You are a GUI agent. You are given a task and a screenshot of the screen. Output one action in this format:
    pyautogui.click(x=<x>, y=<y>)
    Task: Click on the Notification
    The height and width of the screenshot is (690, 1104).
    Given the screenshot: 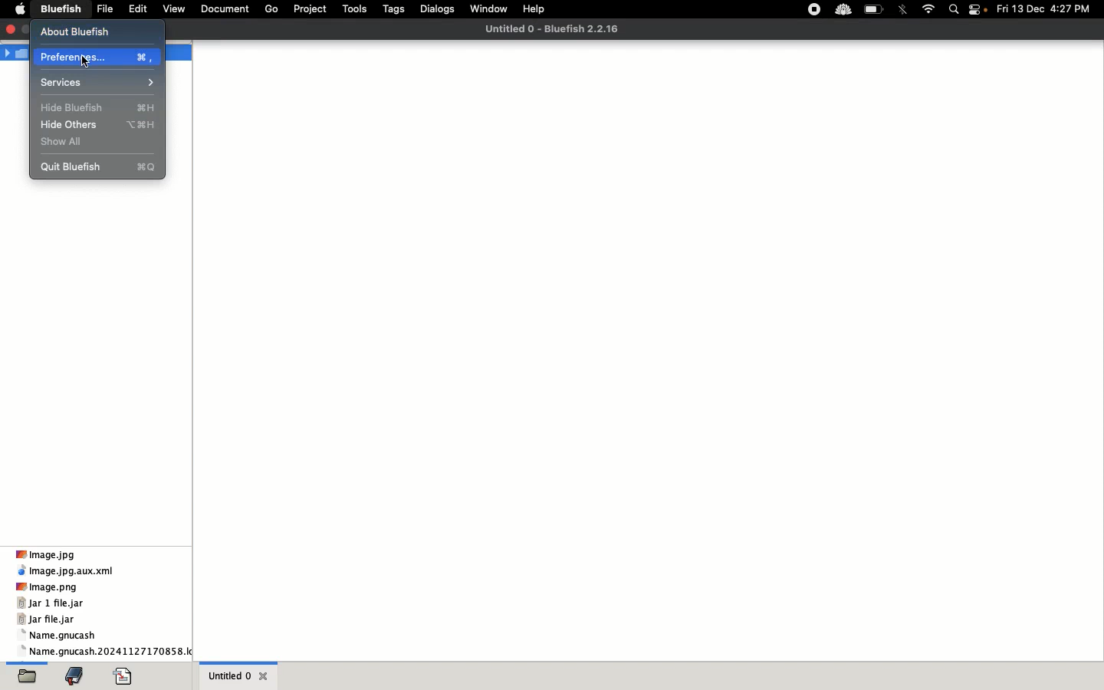 What is the action you would take?
    pyautogui.click(x=981, y=11)
    